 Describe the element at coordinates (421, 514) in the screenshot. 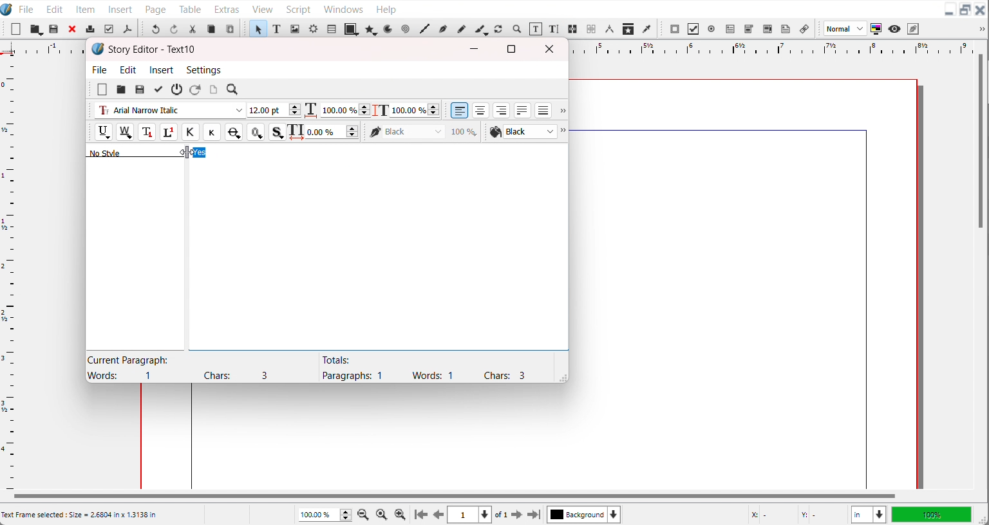

I see `Go to first page` at that location.